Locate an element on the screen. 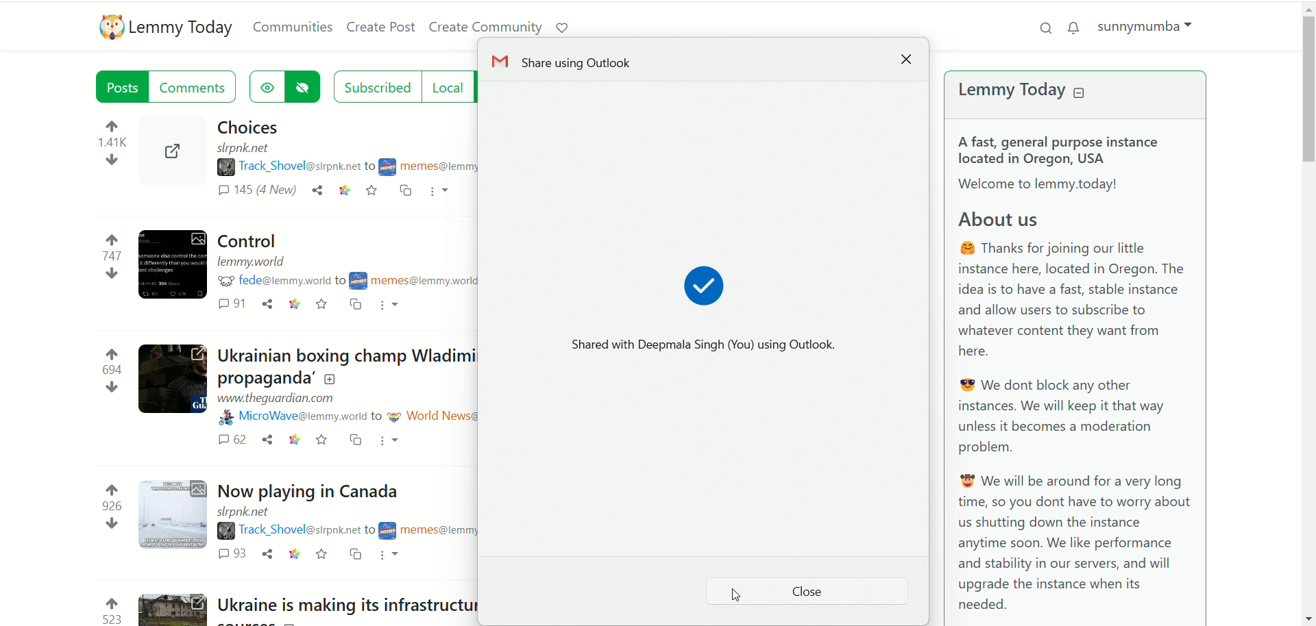  share is located at coordinates (267, 303).